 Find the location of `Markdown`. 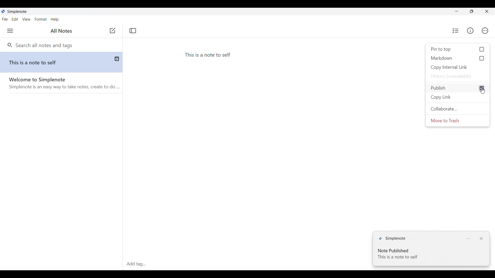

Markdown is located at coordinates (458, 58).